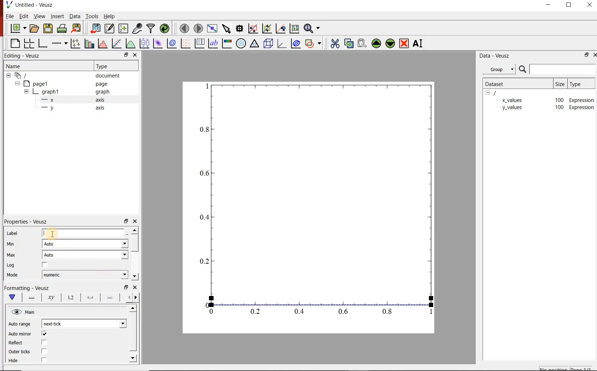  I want to click on hide, so click(26, 91).